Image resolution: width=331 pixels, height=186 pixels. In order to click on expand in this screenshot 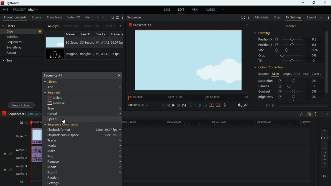, I will do `click(119, 151)`.